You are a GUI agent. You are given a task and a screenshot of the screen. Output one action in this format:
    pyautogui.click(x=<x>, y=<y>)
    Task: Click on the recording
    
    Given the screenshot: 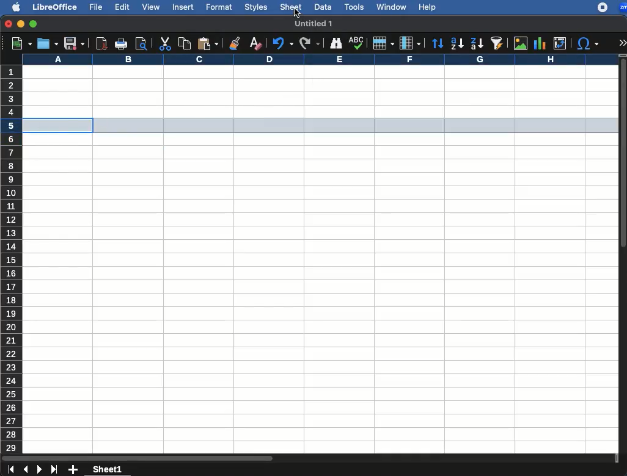 What is the action you would take?
    pyautogui.click(x=599, y=8)
    